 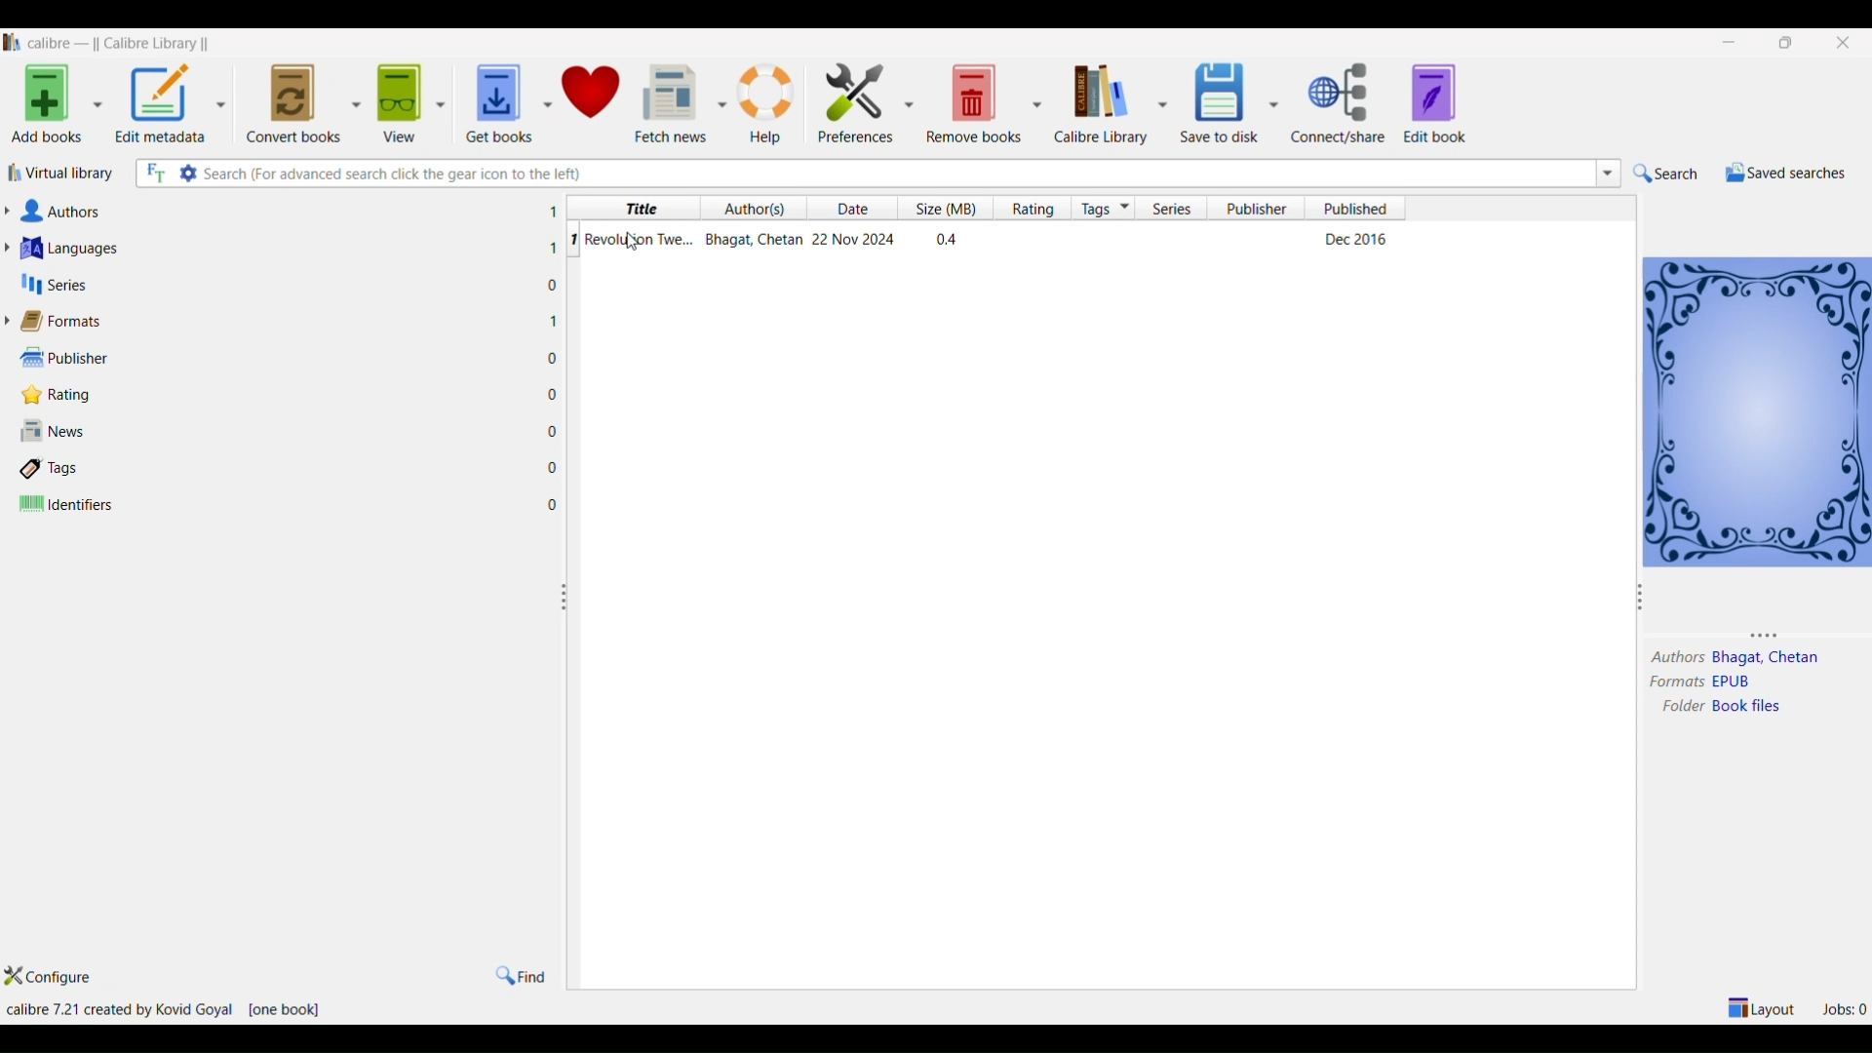 I want to click on languages and number of languages, so click(x=95, y=248).